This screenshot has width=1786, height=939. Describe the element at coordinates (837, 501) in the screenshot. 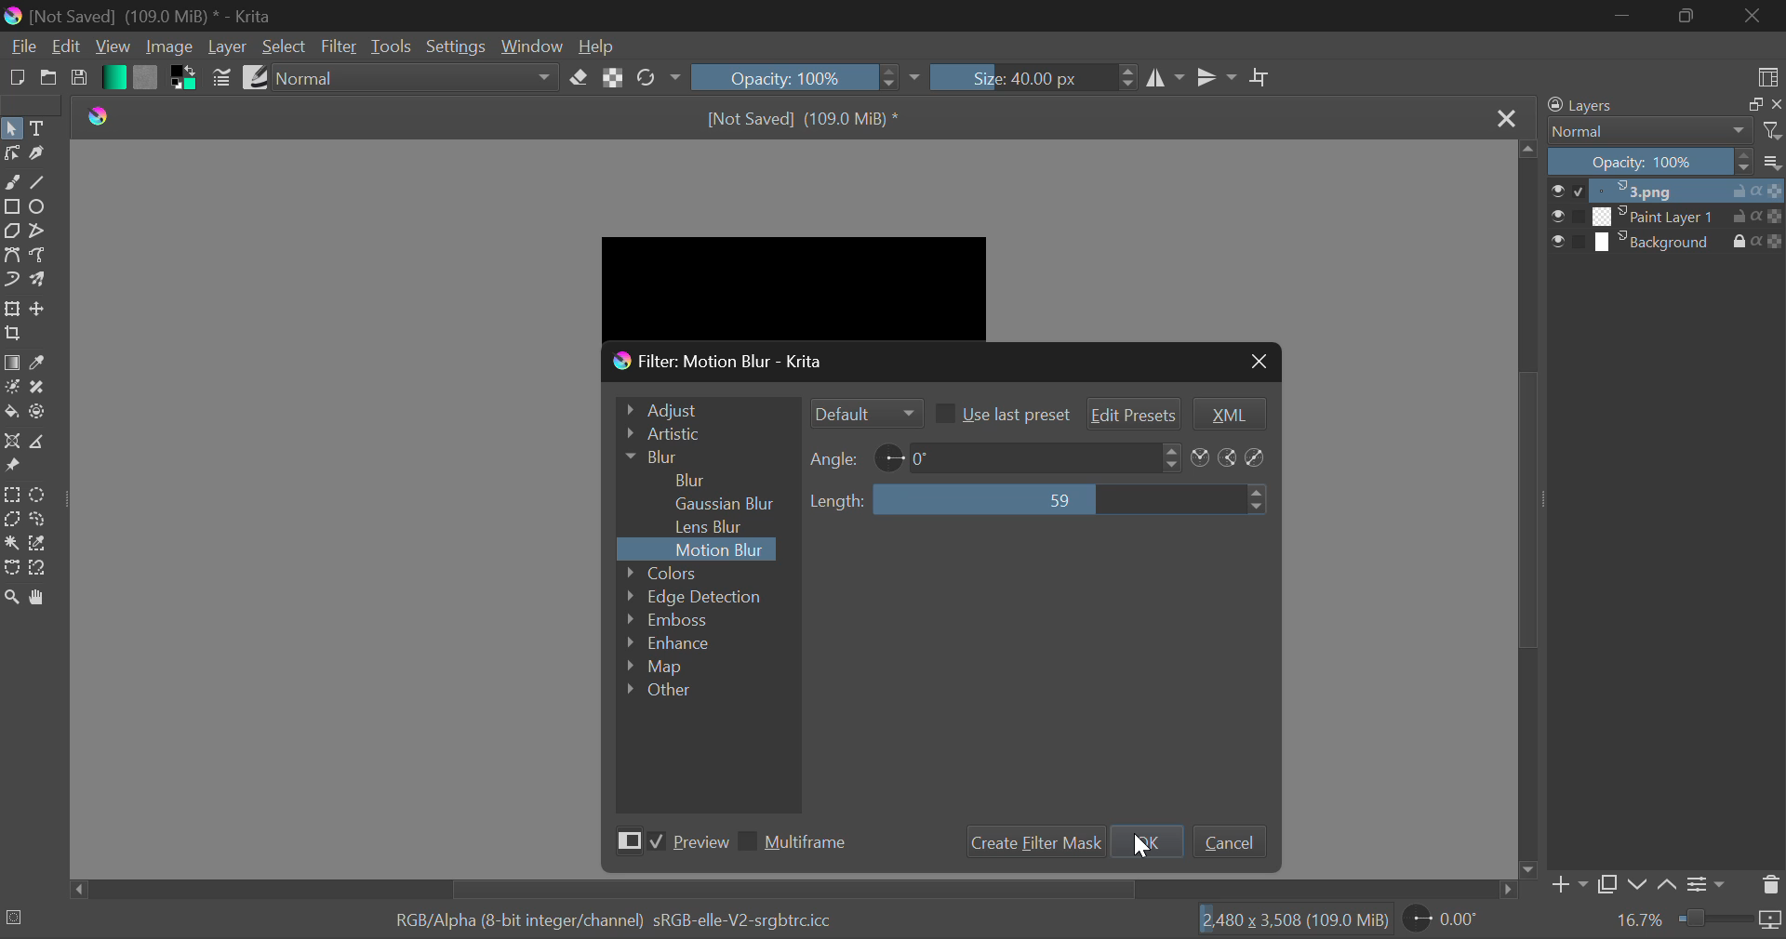

I see `Length` at that location.